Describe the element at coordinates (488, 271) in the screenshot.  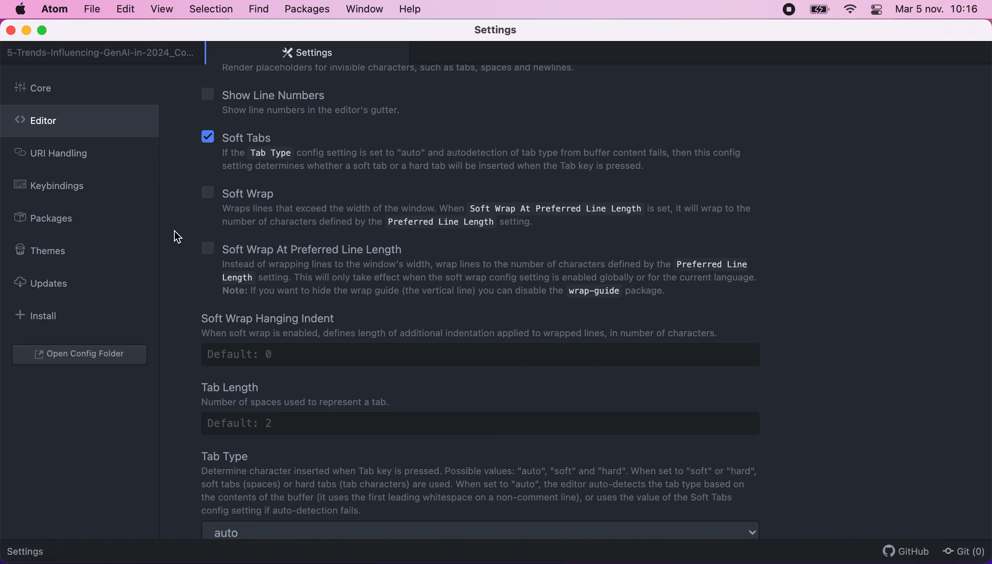
I see `soft wrap at preferred line length` at that location.